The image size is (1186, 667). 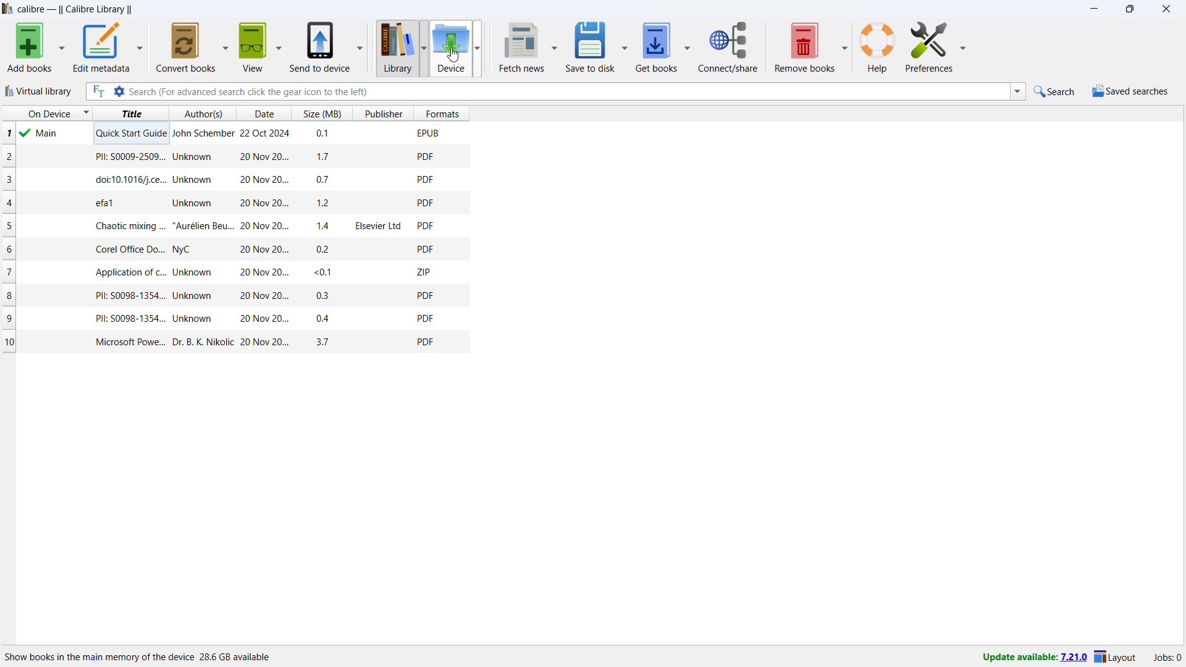 I want to click on convert books options, so click(x=224, y=46).